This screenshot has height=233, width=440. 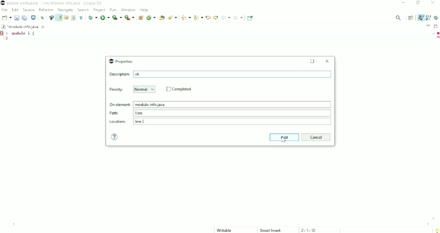 I want to click on Toggle block selection mode, so click(x=74, y=18).